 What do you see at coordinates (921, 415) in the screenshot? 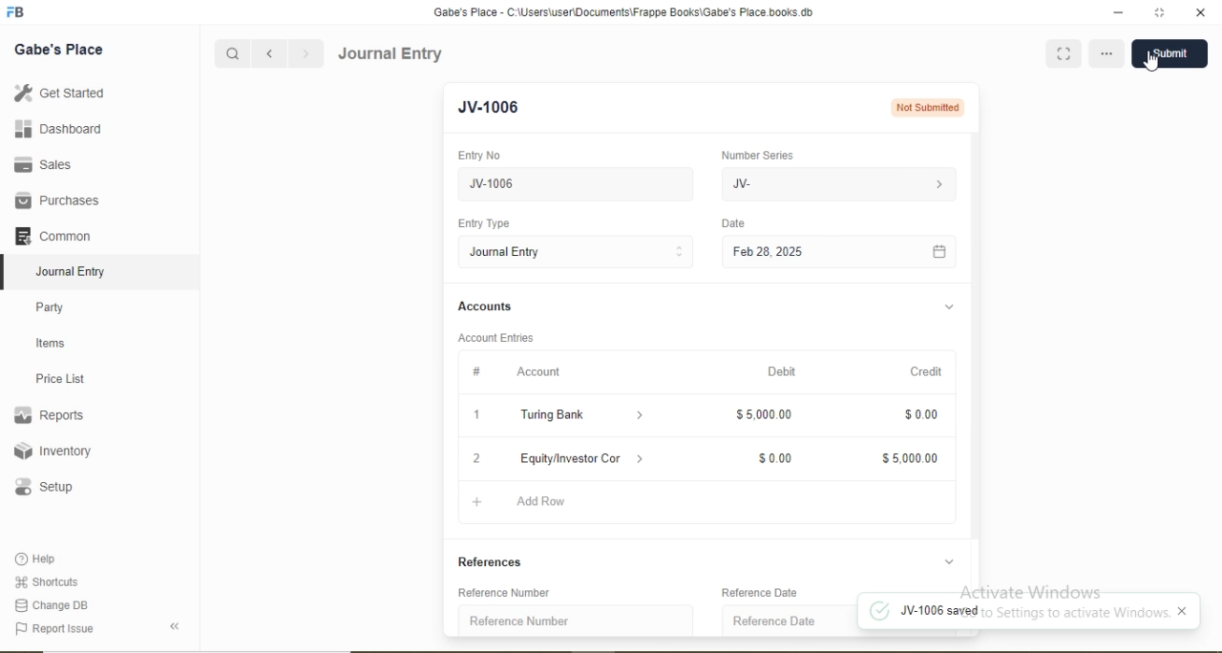
I see `$0.00` at bounding box center [921, 415].